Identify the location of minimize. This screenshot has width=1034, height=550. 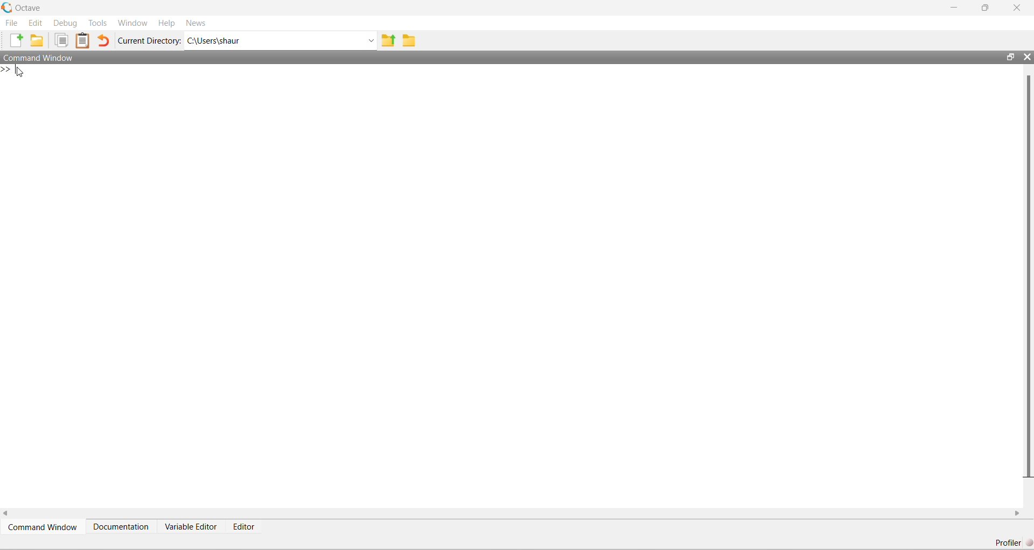
(954, 7).